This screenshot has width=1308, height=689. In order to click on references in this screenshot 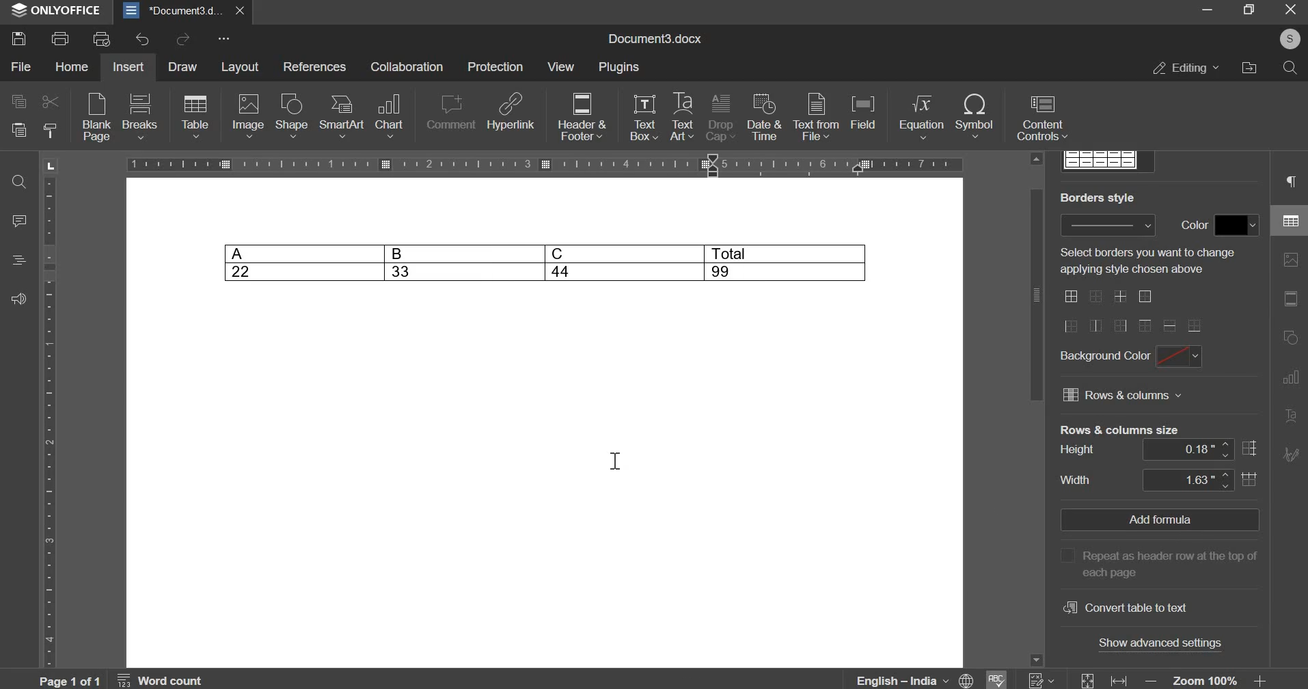, I will do `click(316, 68)`.